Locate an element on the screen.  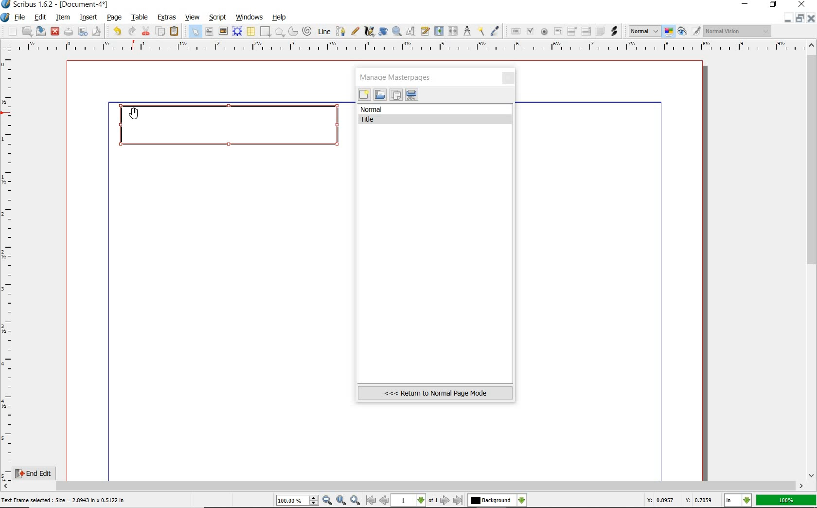
preflight verifier is located at coordinates (83, 32).